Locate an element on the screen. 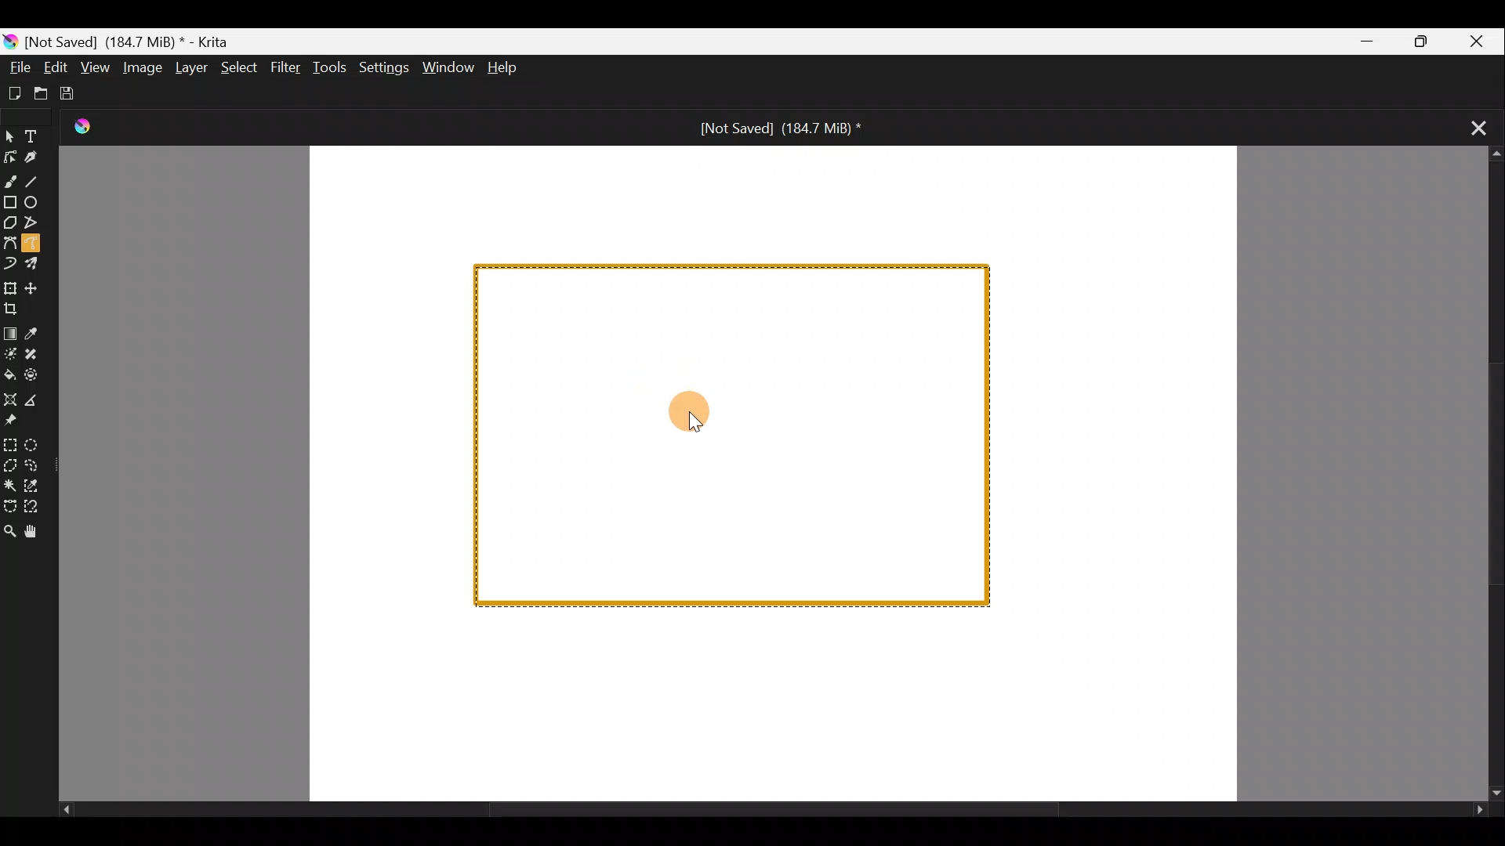  Enclose & fill tool is located at coordinates (34, 378).